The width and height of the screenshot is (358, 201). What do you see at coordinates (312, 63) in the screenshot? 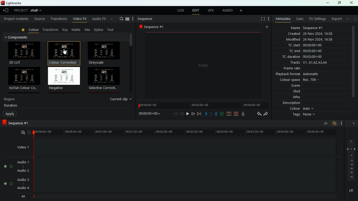
I see `tracks` at bounding box center [312, 63].